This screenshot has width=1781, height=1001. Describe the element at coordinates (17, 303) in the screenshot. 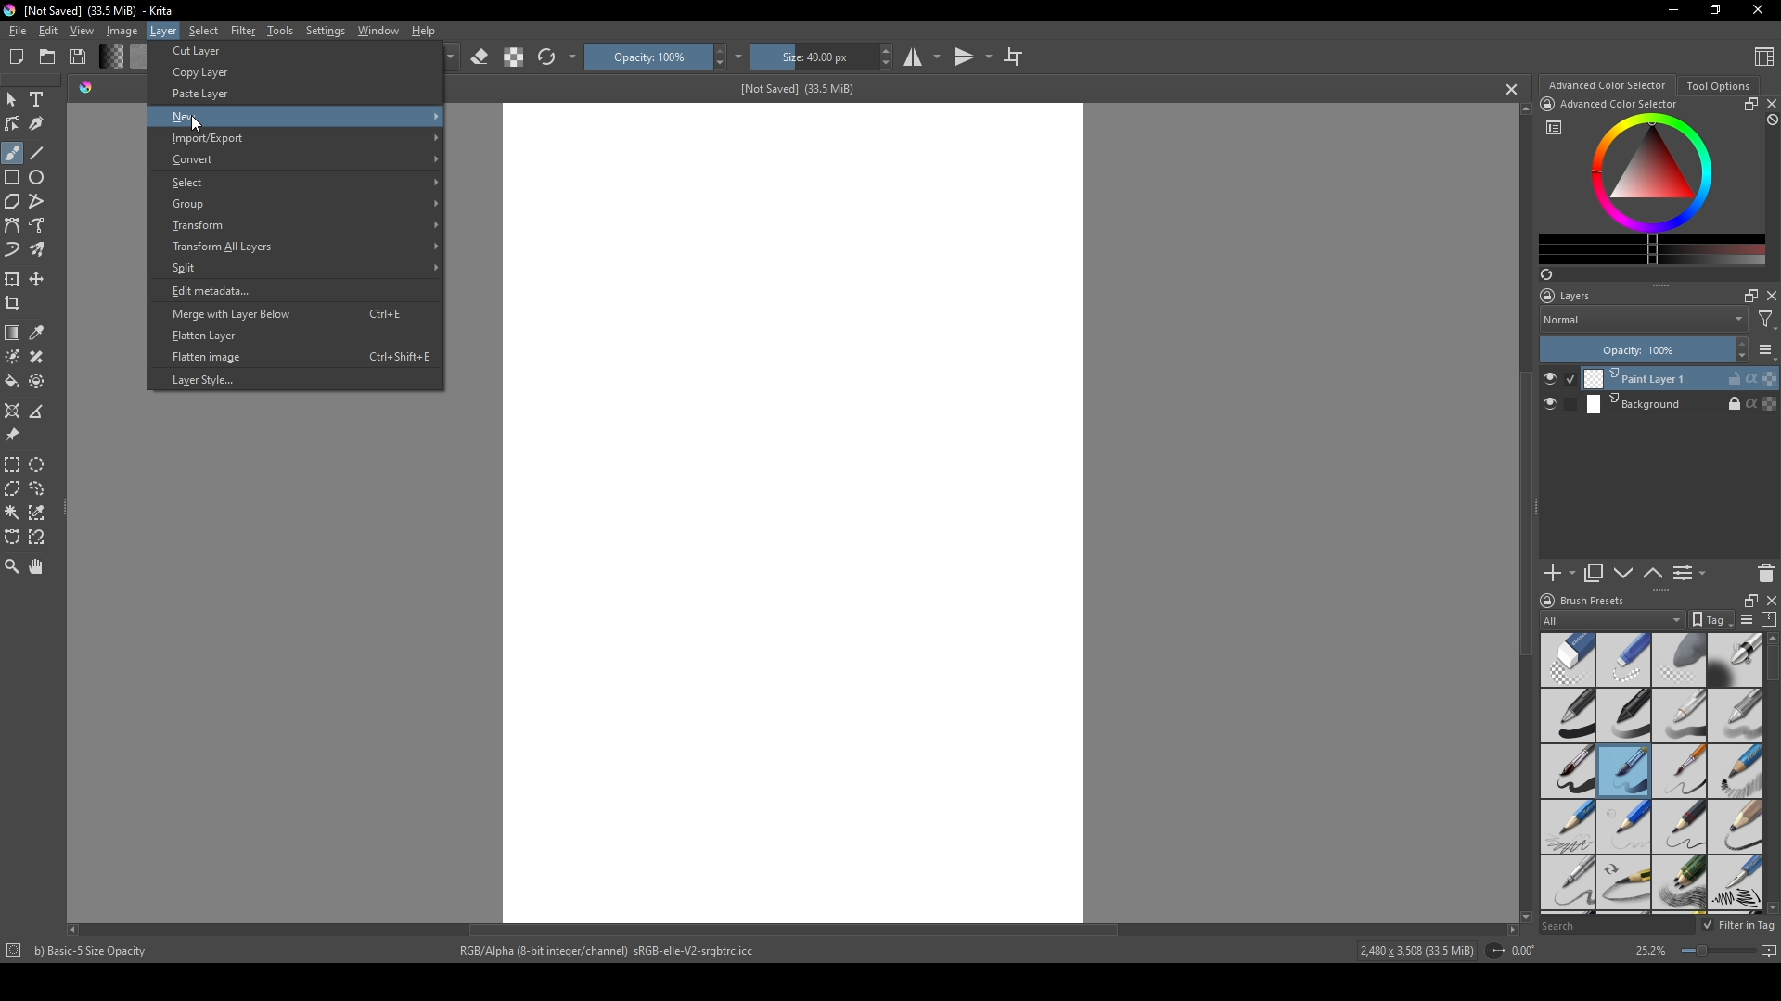

I see `crop` at that location.